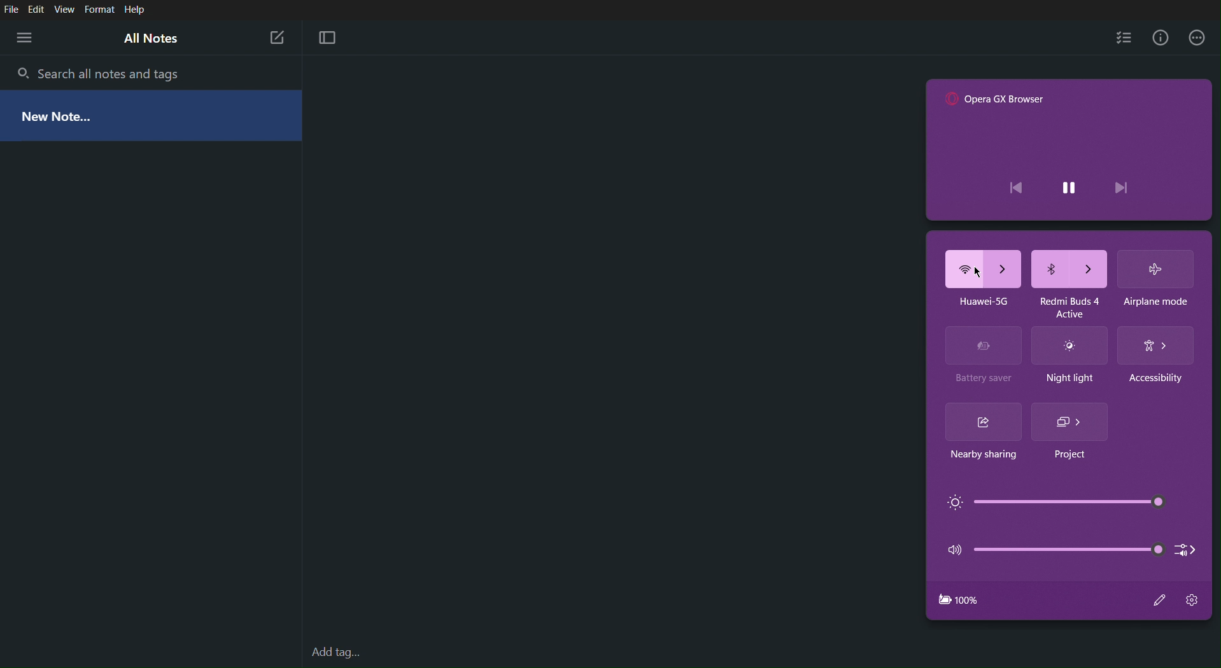 Image resolution: width=1221 pixels, height=668 pixels. What do you see at coordinates (1069, 454) in the screenshot?
I see `Project` at bounding box center [1069, 454].